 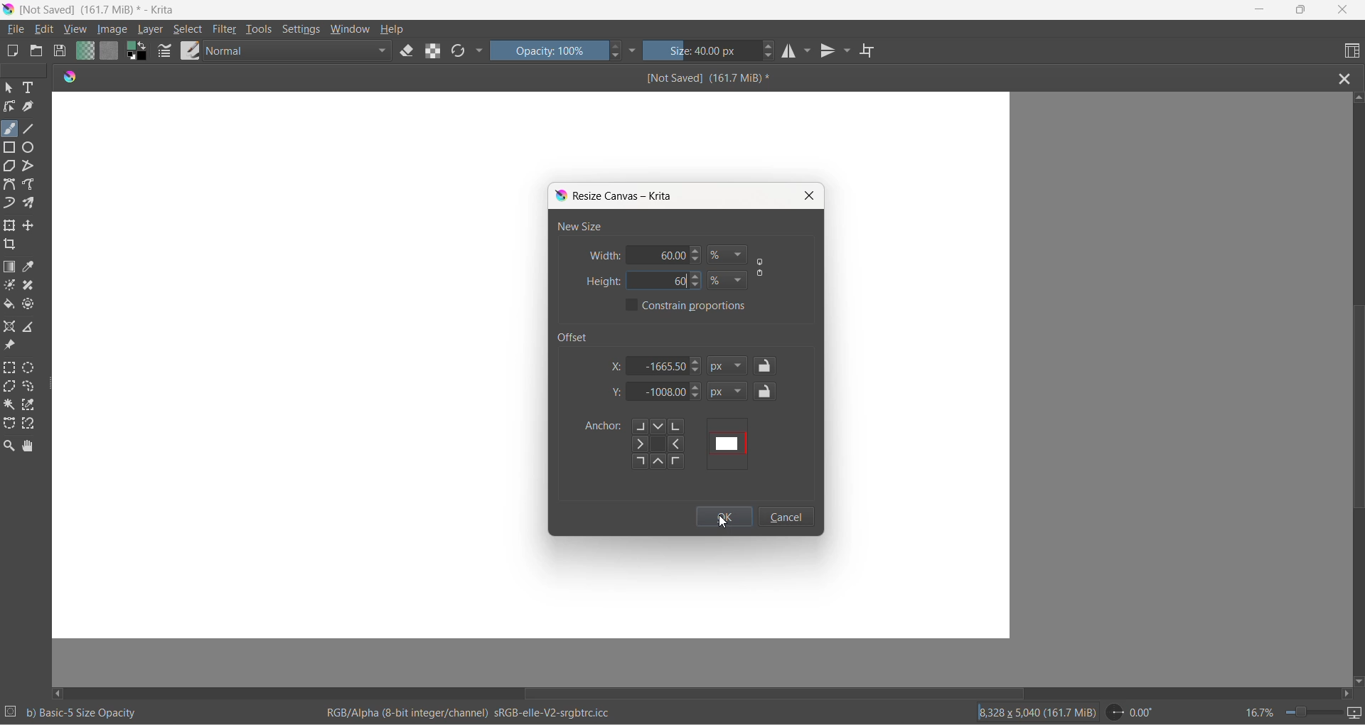 What do you see at coordinates (1357, 97) in the screenshot?
I see `scroll up button` at bounding box center [1357, 97].